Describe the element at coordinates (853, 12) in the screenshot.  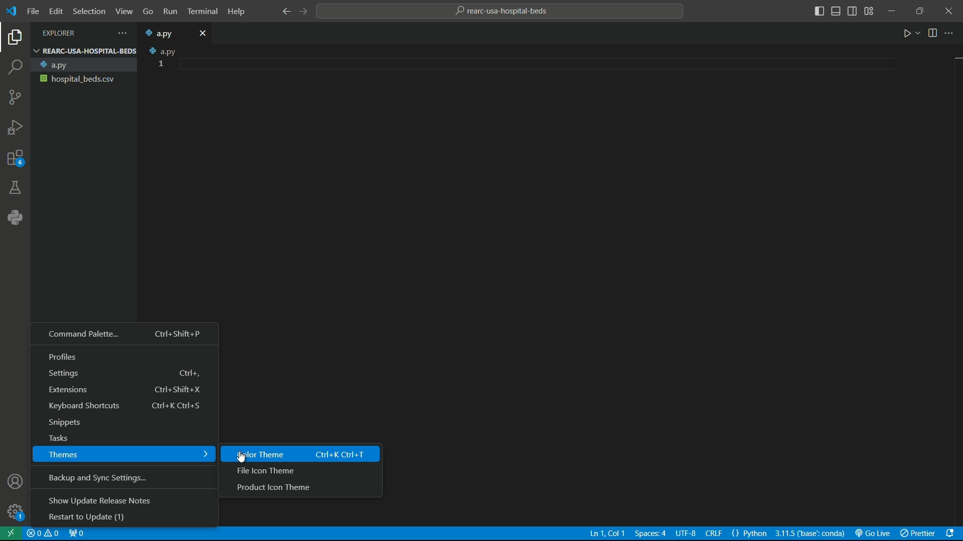
I see `toggle secondary sidebar` at that location.